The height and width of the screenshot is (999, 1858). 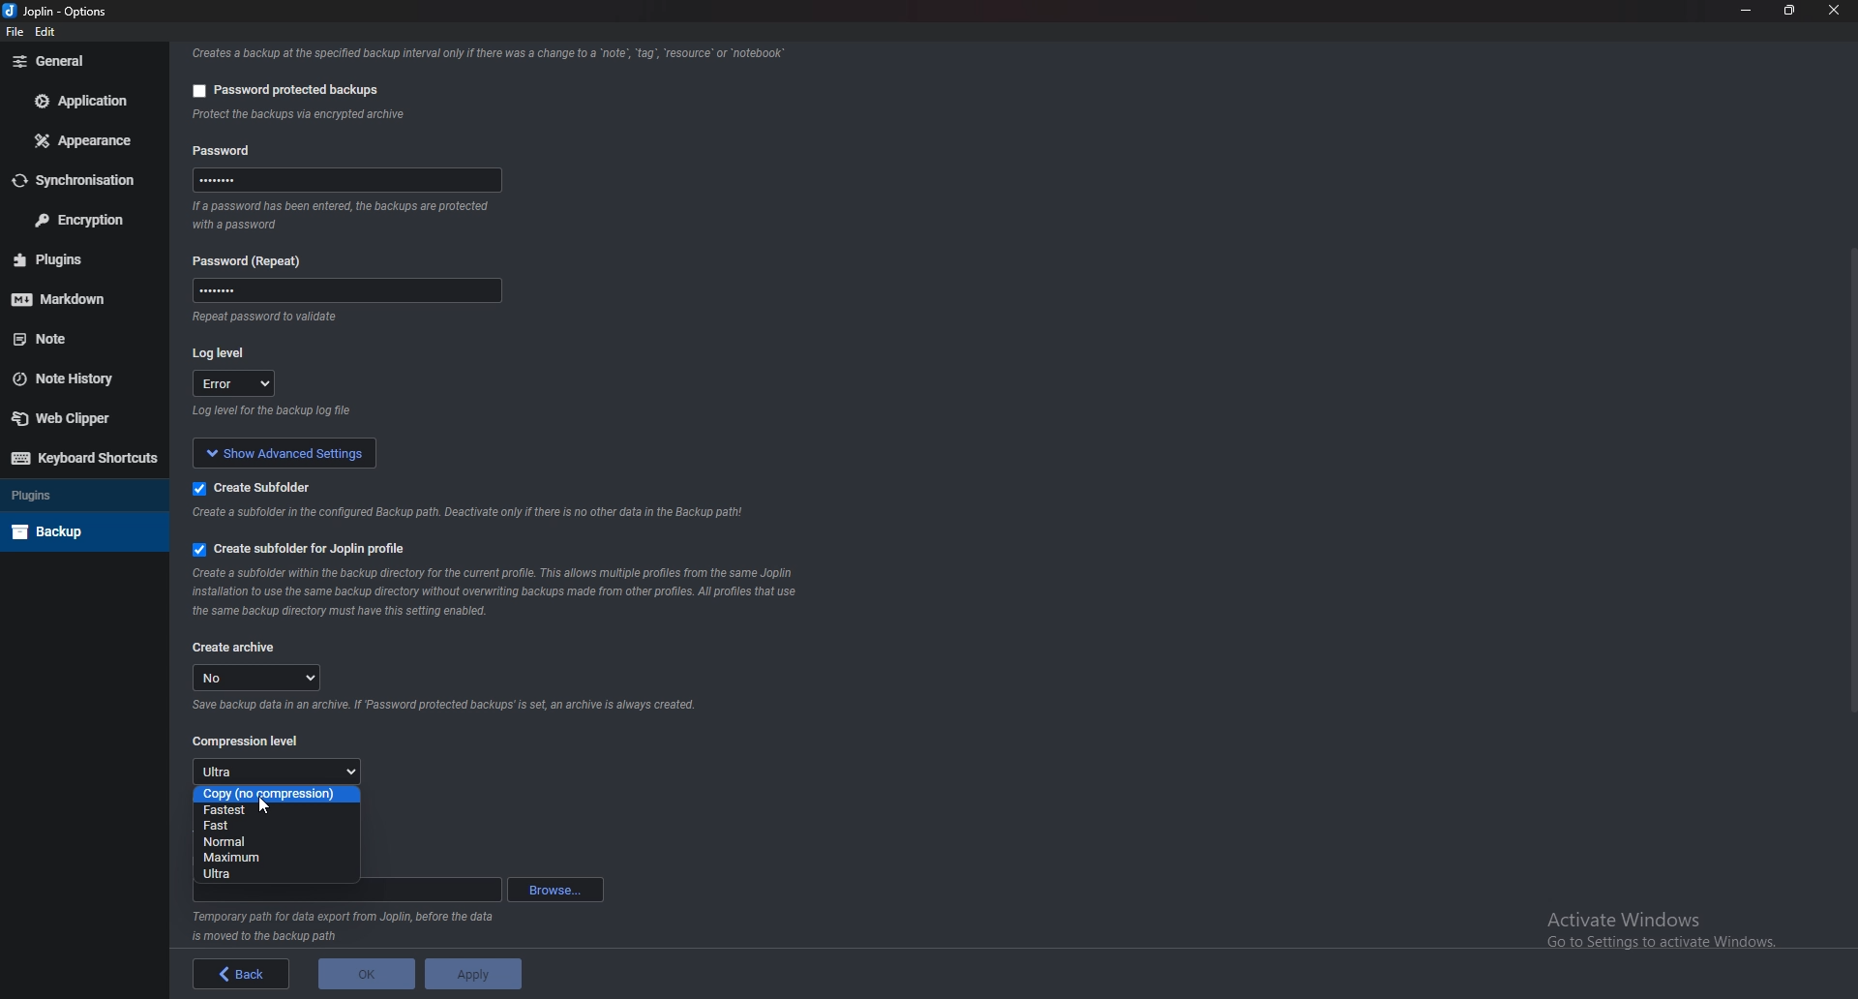 What do you see at coordinates (34, 13) in the screenshot?
I see `joplin` at bounding box center [34, 13].